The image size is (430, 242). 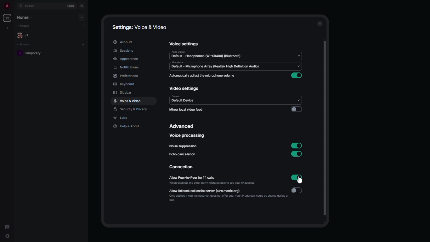 What do you see at coordinates (213, 191) in the screenshot?
I see `allow fallback call assist server` at bounding box center [213, 191].